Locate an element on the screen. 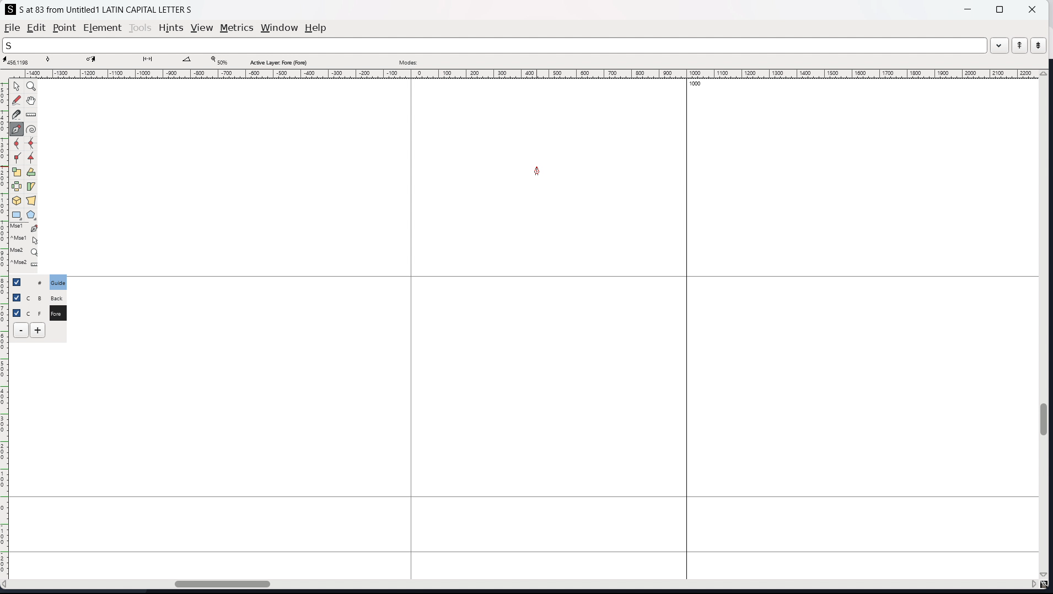  scale the selection is located at coordinates (17, 172).